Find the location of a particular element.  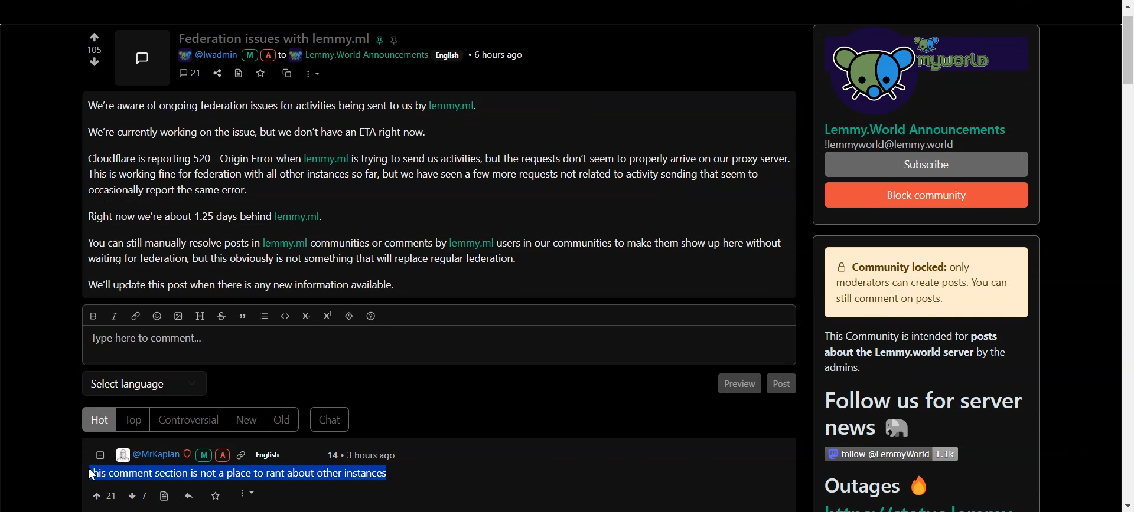

Old is located at coordinates (284, 420).